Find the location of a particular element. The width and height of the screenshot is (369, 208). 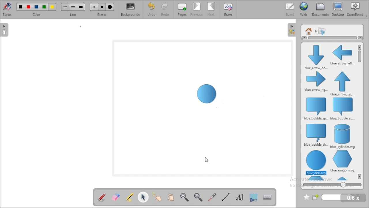

documents is located at coordinates (321, 9).